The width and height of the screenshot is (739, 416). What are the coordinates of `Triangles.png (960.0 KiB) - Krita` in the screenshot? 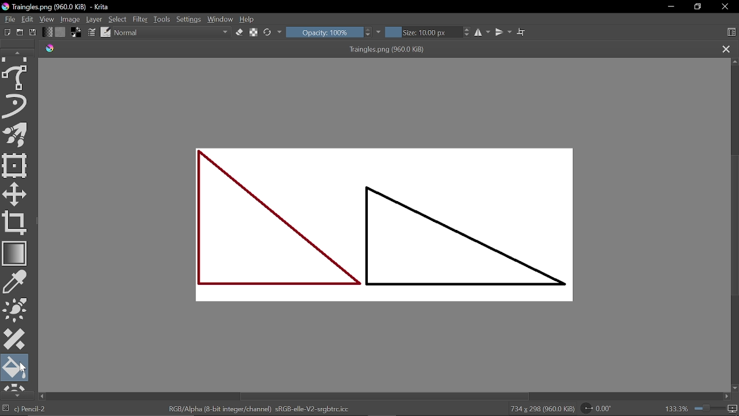 It's located at (73, 7).